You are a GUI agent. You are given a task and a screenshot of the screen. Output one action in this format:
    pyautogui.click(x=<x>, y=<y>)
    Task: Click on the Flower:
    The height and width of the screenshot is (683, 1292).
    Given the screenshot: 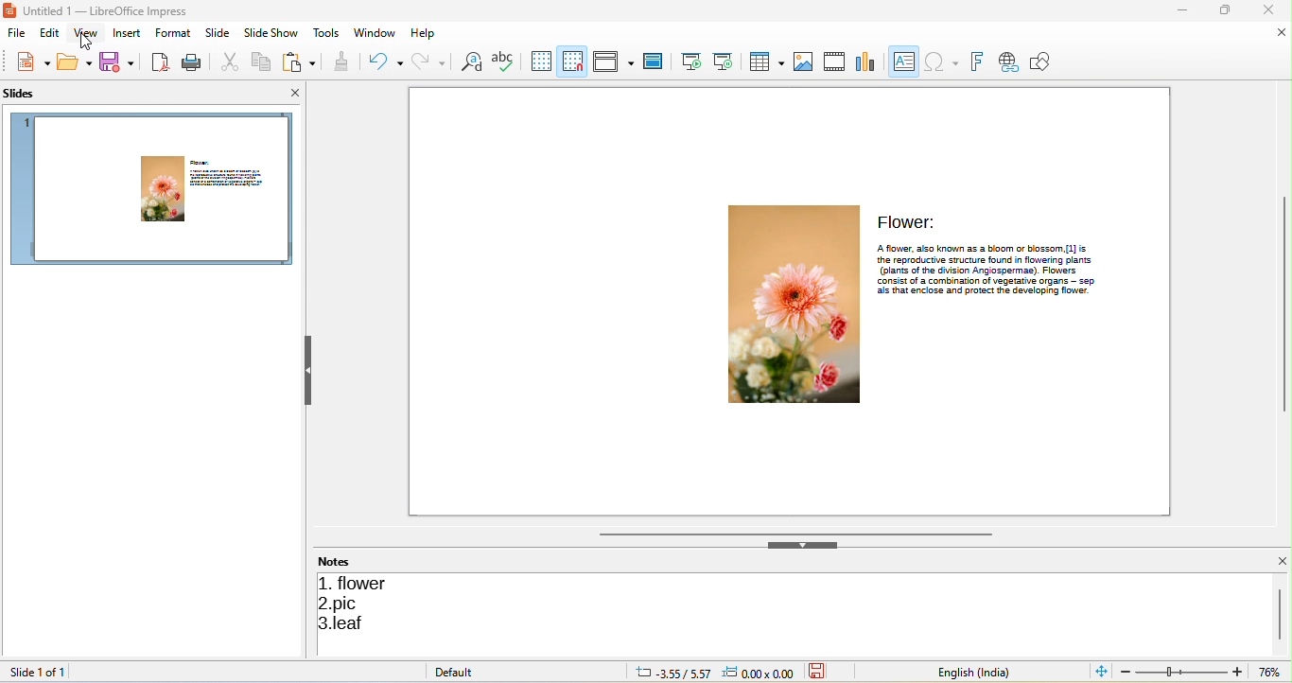 What is the action you would take?
    pyautogui.click(x=911, y=220)
    